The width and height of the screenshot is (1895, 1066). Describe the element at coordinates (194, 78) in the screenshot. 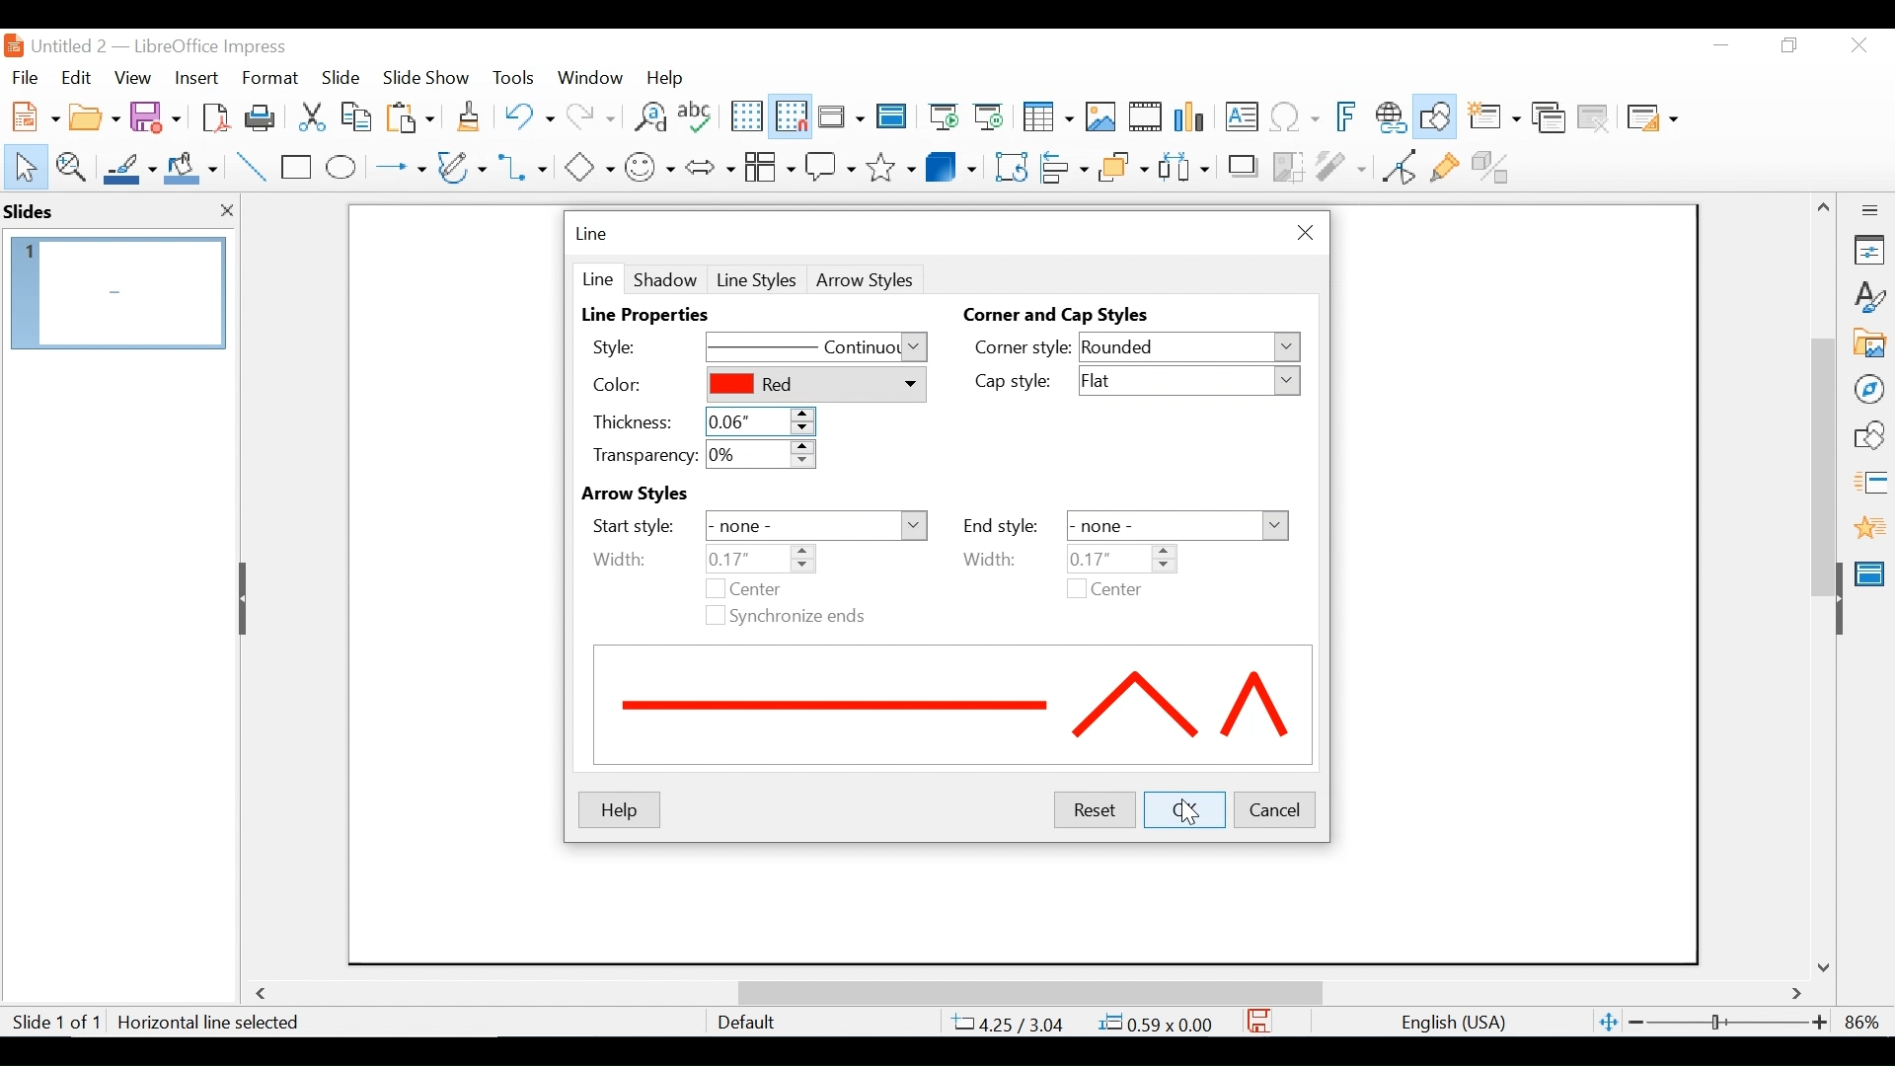

I see `Insert` at that location.